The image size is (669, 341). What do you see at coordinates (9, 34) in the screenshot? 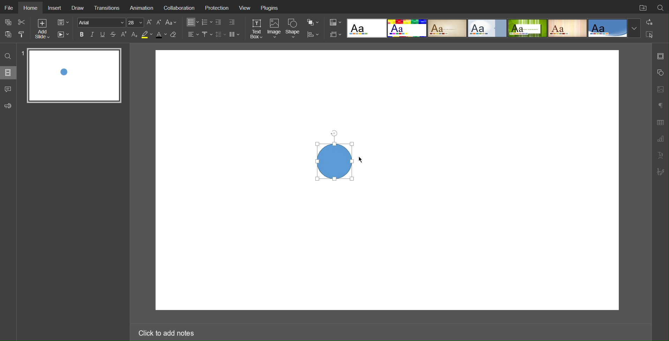
I see `paste` at bounding box center [9, 34].